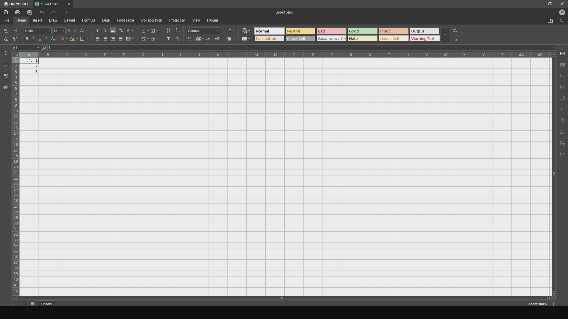  I want to click on , so click(190, 39).